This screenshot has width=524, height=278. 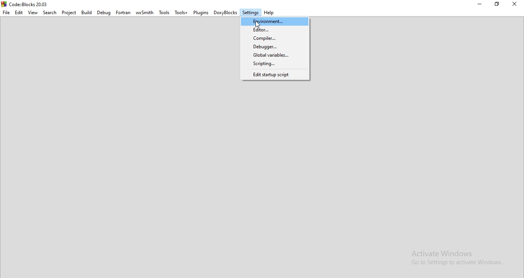 What do you see at coordinates (274, 21) in the screenshot?
I see `Environment` at bounding box center [274, 21].